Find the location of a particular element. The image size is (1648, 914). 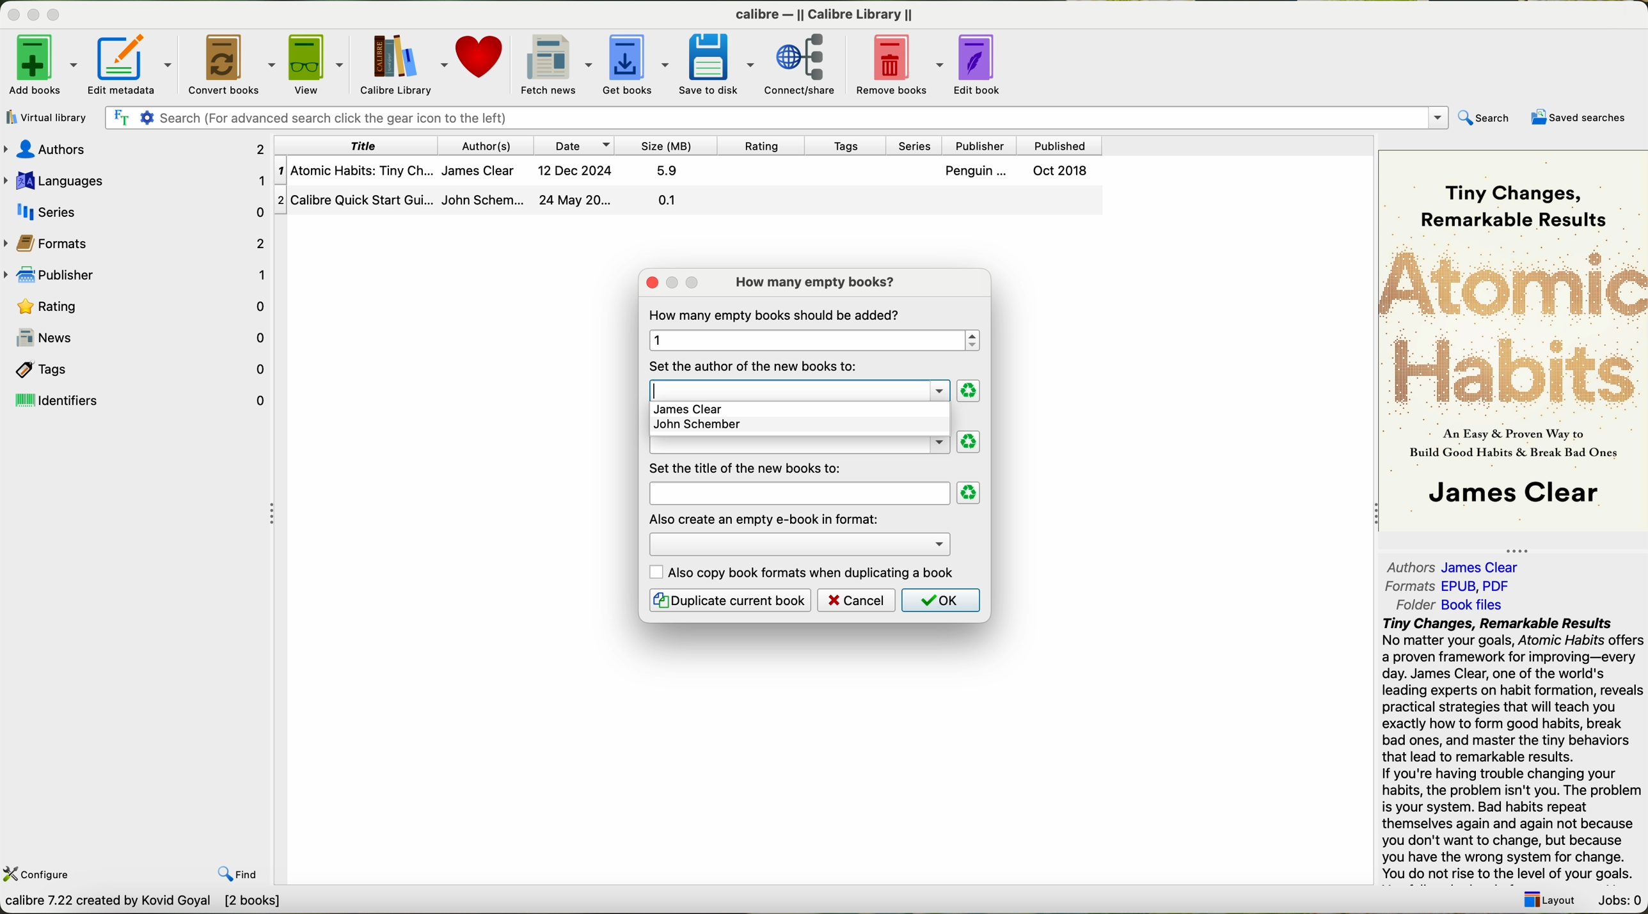

how many empty books shoul be added? is located at coordinates (777, 315).